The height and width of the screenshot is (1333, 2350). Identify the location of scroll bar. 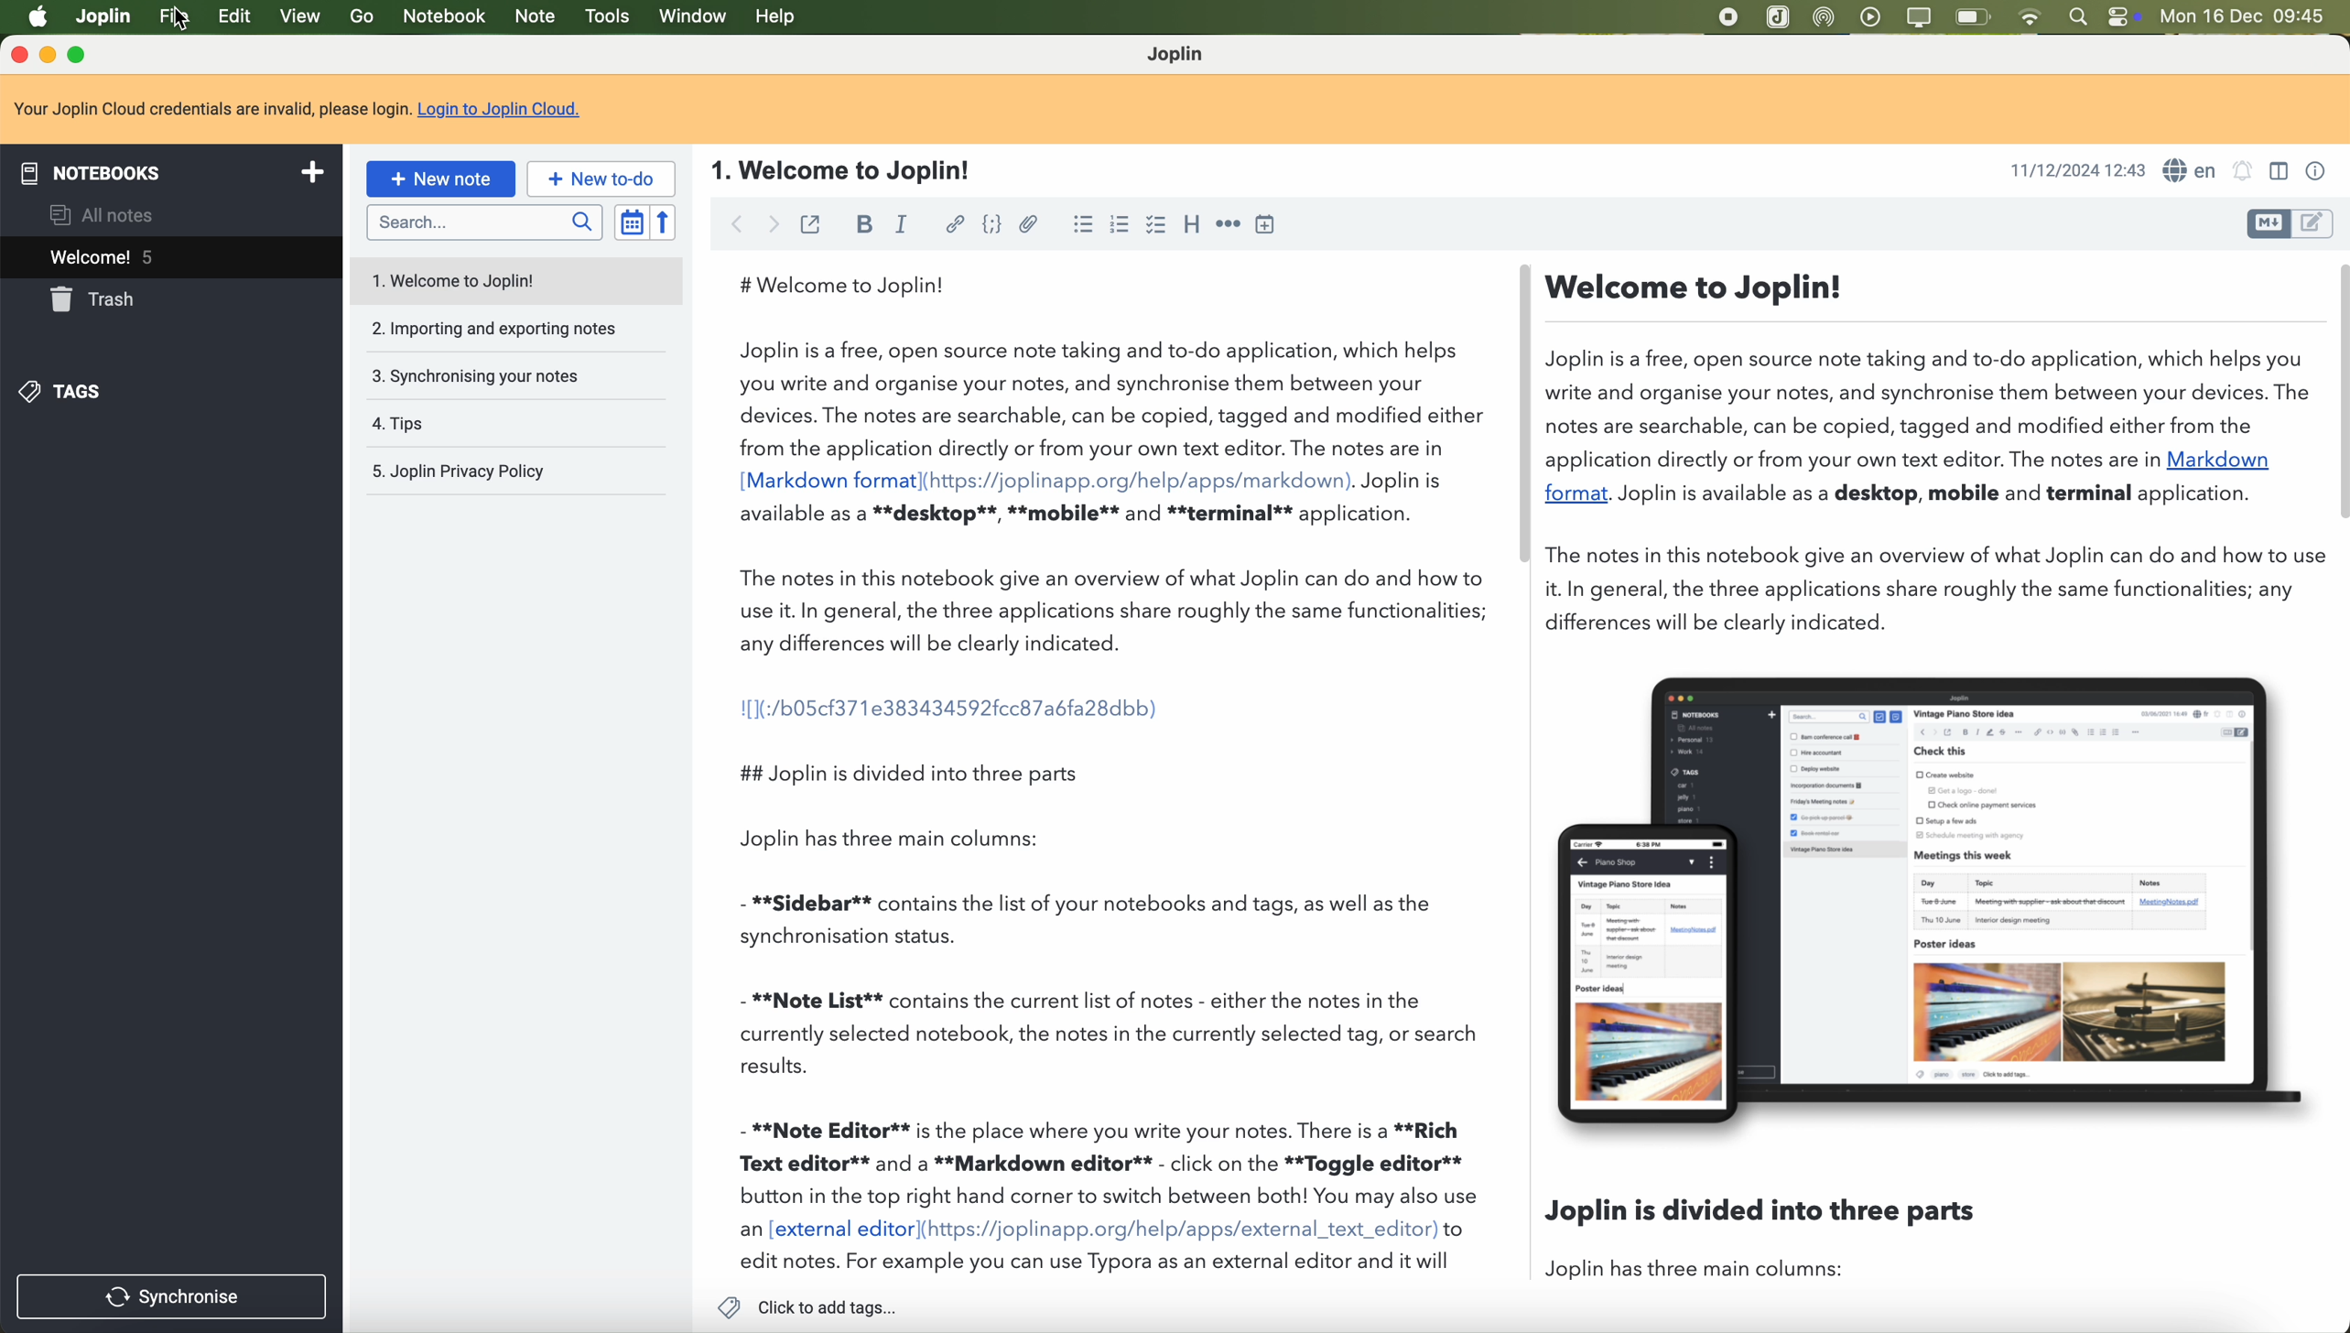
(2334, 394).